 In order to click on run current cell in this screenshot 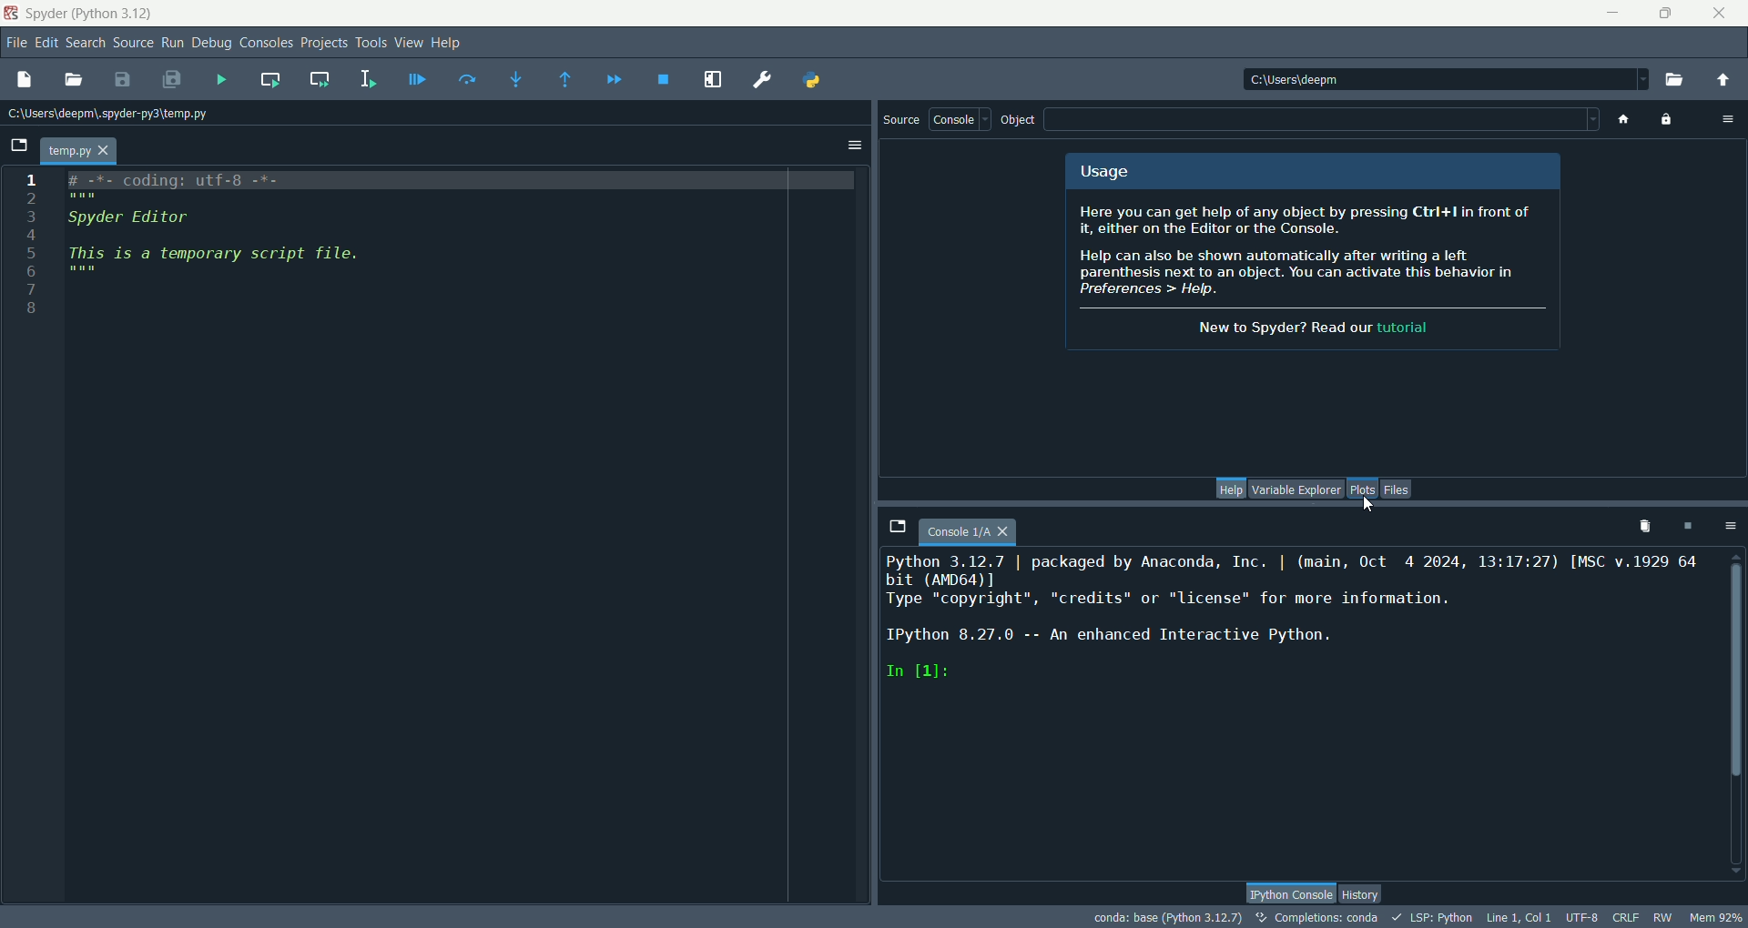, I will do `click(271, 79)`.